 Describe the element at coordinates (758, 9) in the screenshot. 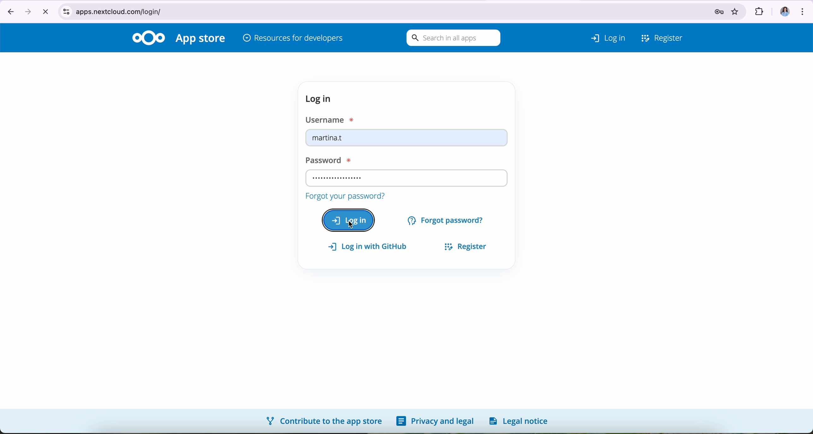

I see `extensions` at that location.